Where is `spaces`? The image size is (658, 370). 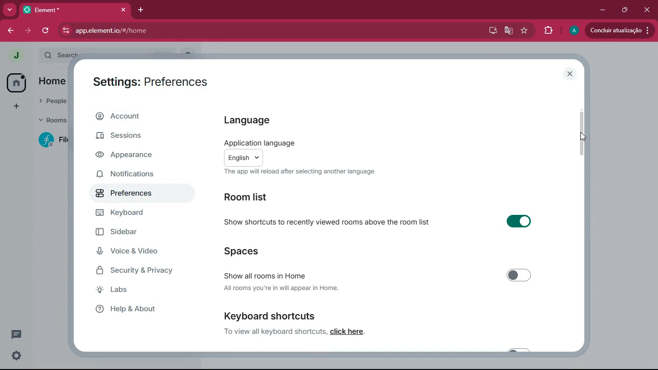
spaces is located at coordinates (249, 252).